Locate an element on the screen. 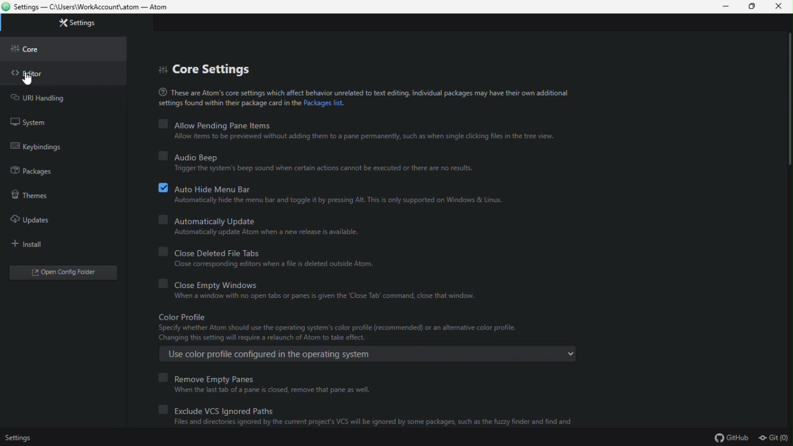 The width and height of the screenshot is (793, 446). off is located at coordinates (161, 282).